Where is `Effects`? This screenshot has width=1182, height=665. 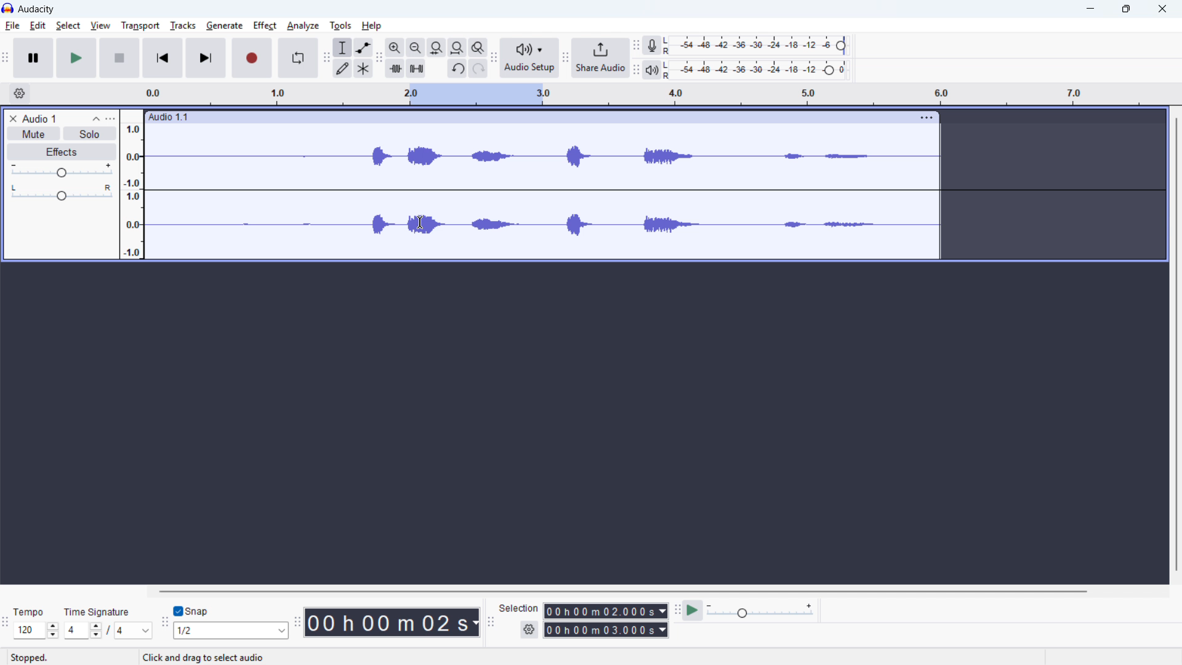 Effects is located at coordinates (62, 151).